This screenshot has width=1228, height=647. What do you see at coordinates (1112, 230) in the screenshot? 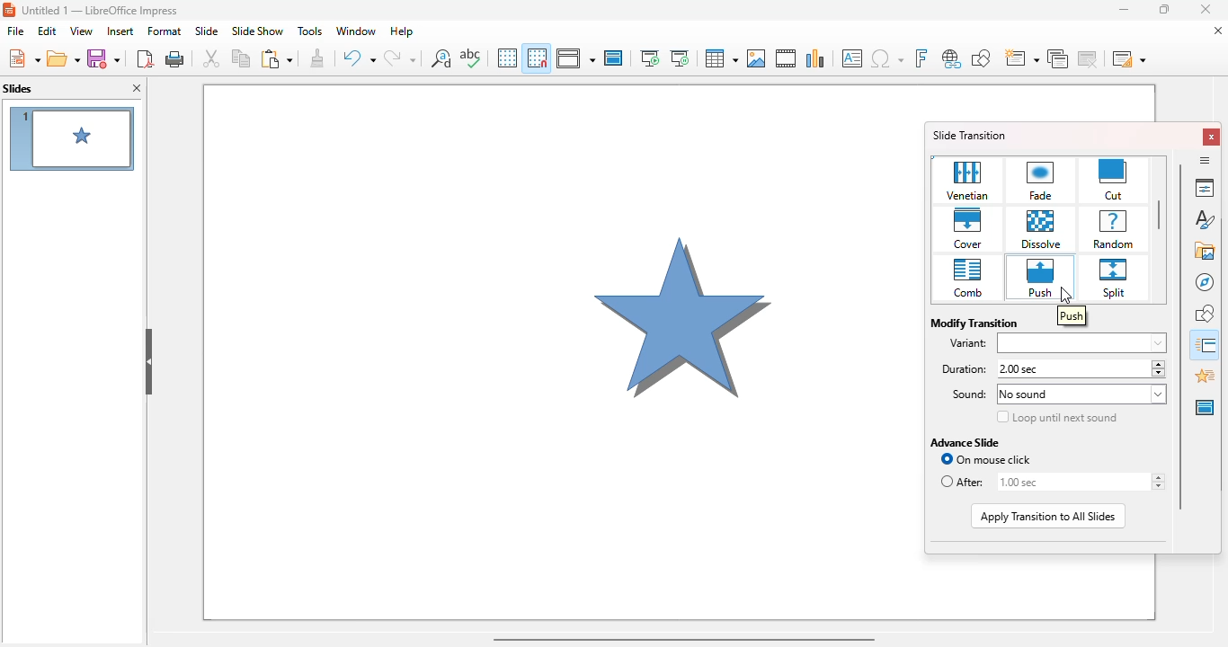
I see `random` at bounding box center [1112, 230].